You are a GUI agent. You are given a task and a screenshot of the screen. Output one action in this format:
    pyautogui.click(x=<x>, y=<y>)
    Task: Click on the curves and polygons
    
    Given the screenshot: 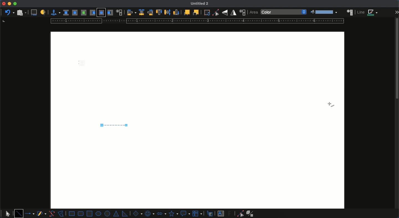 What is the action you would take?
    pyautogui.click(x=42, y=214)
    